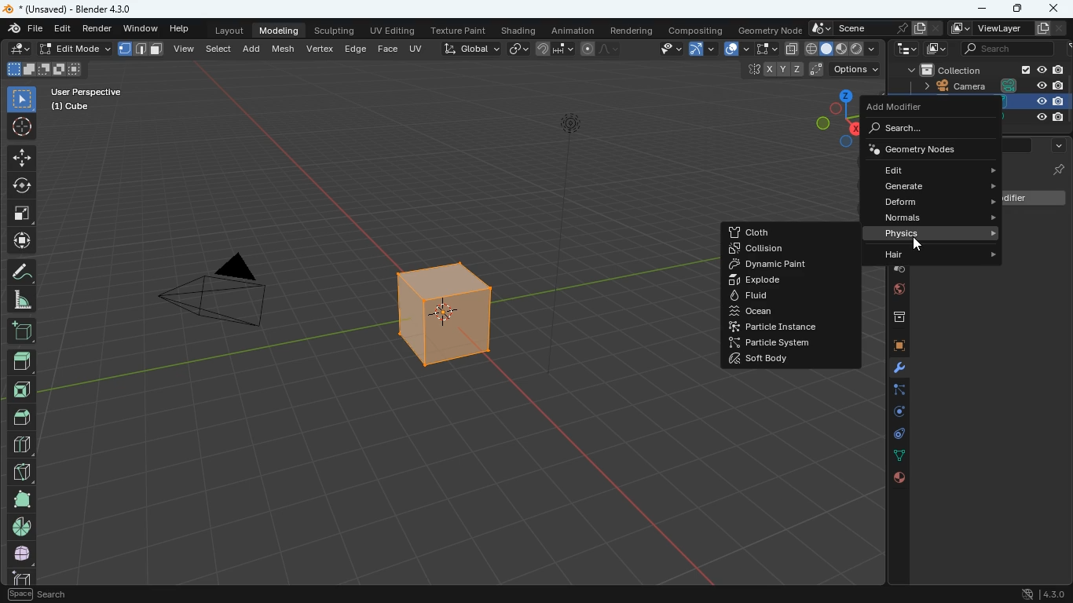 Image resolution: width=1073 pixels, height=603 pixels. Describe the element at coordinates (945, 218) in the screenshot. I see `normals` at that location.